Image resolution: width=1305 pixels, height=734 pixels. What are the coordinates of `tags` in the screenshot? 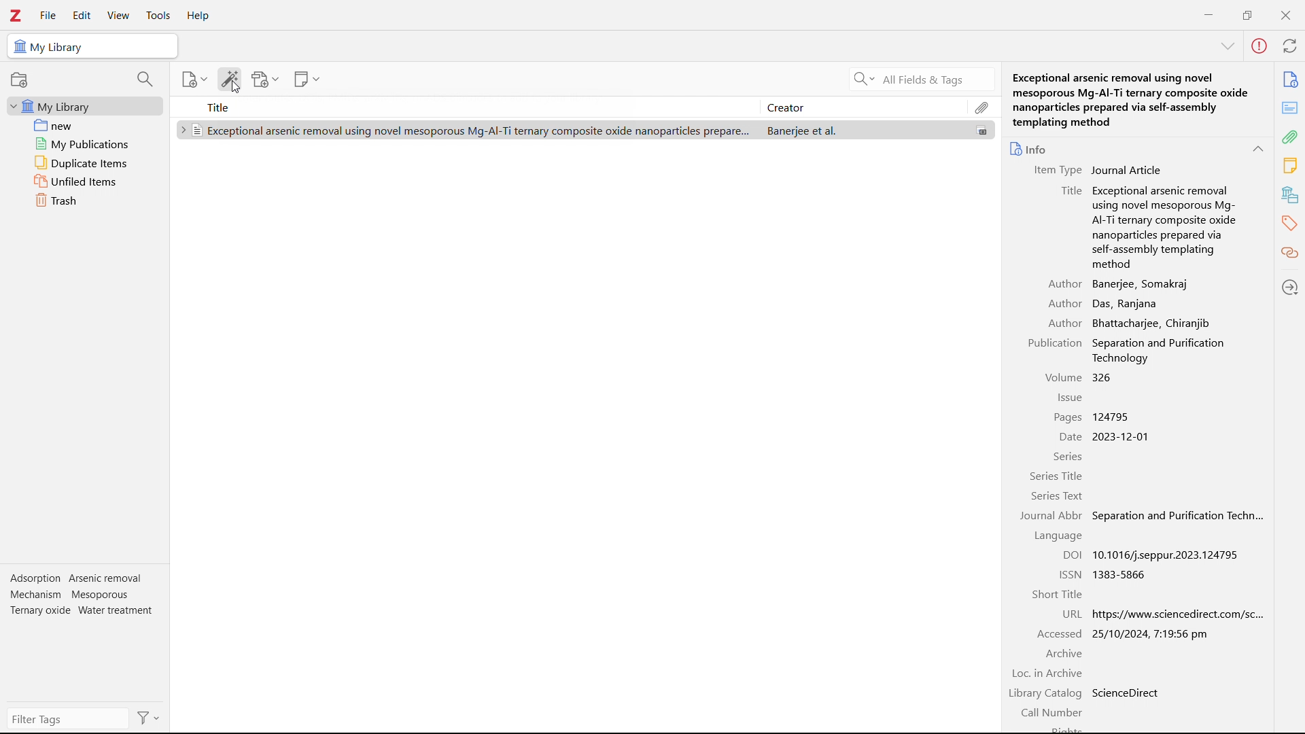 It's located at (83, 598).